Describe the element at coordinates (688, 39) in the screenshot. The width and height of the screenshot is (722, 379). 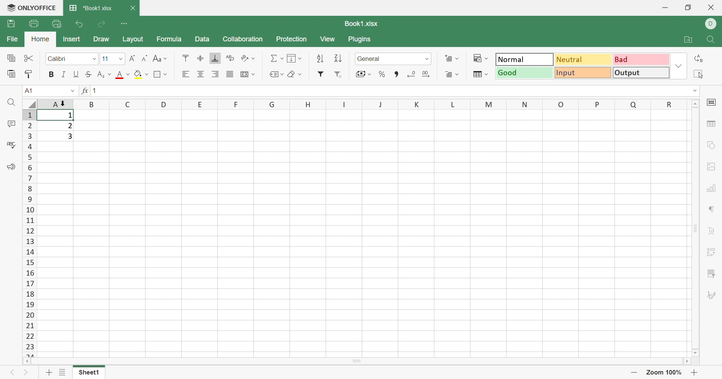
I see `Open file location` at that location.